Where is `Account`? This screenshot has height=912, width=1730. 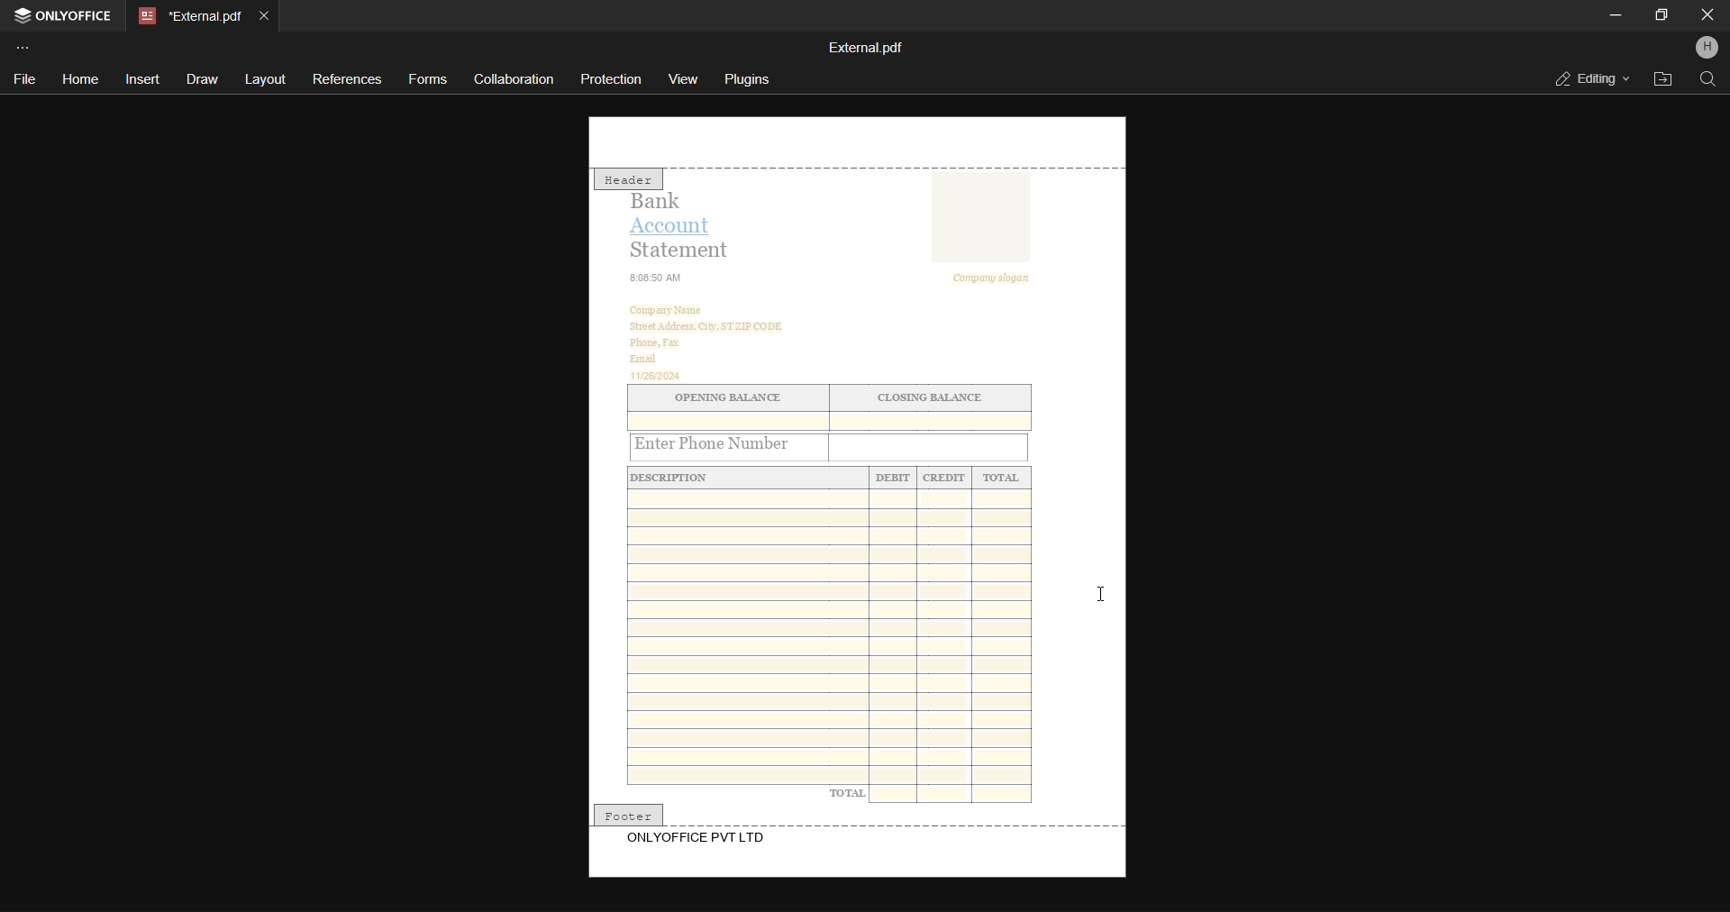 Account is located at coordinates (678, 224).